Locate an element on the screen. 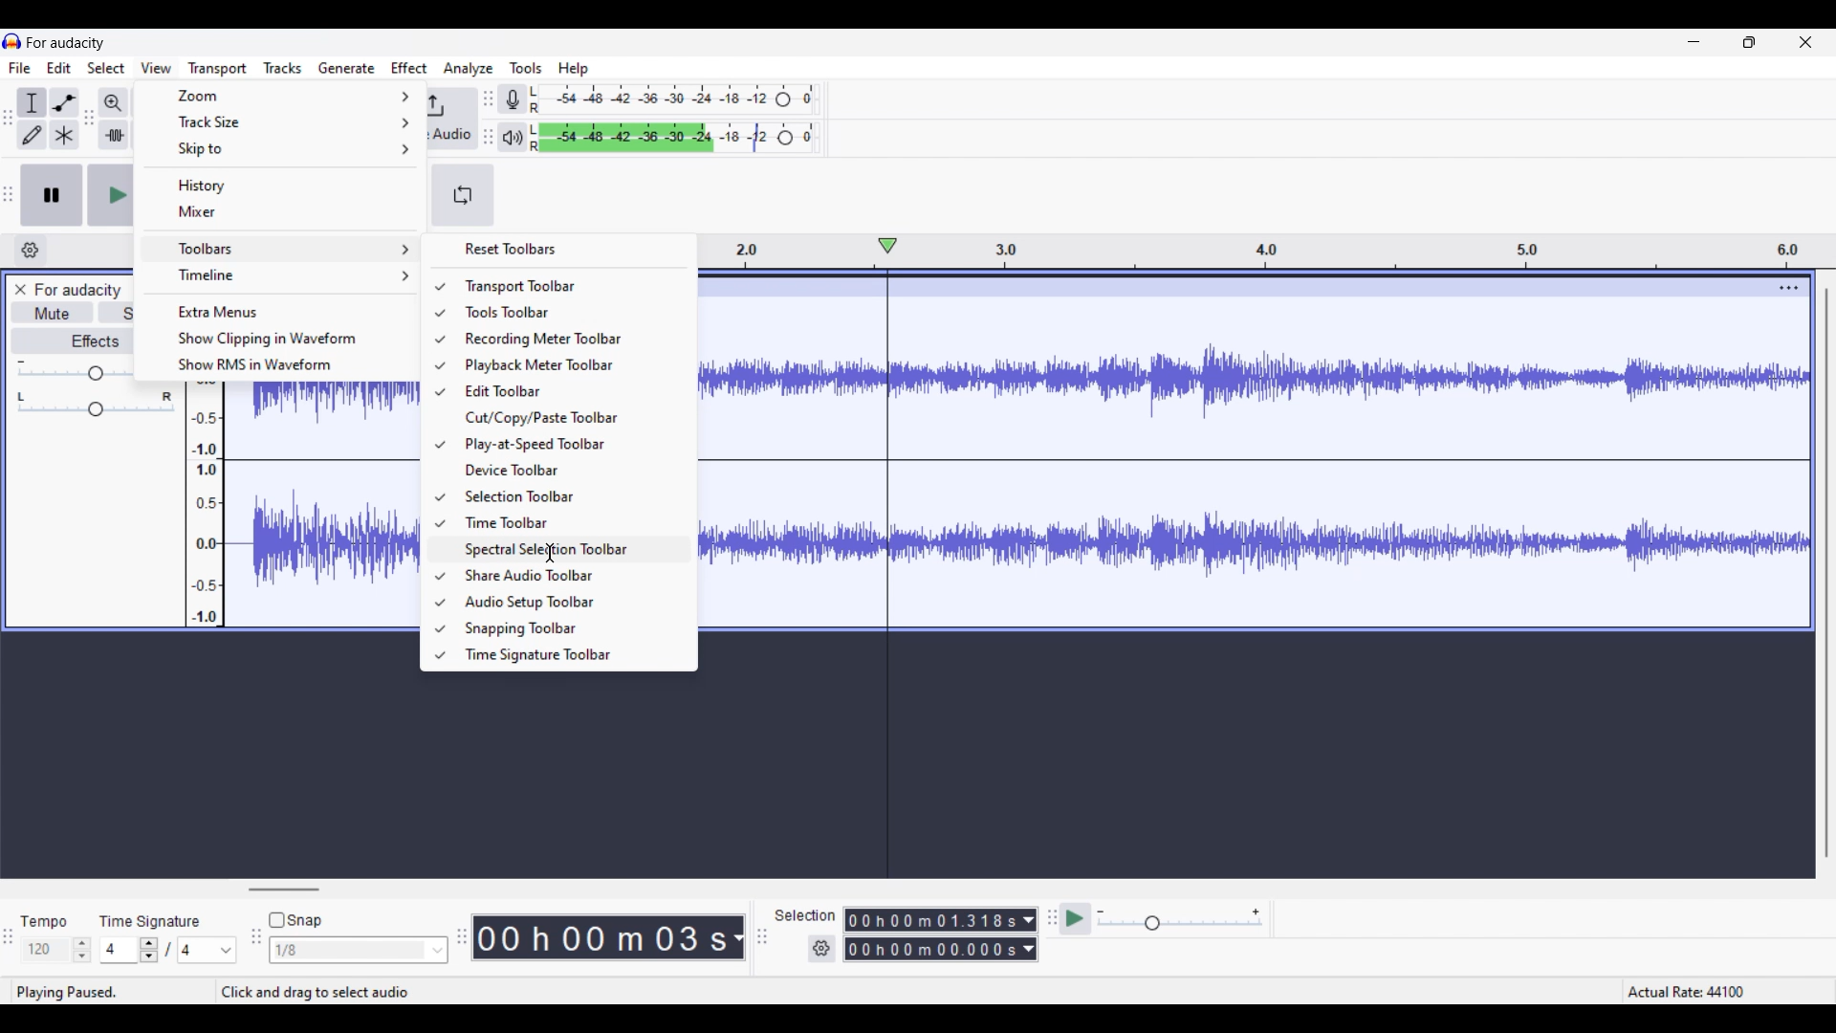 Image resolution: width=1836 pixels, height=1033 pixels. Close interface is located at coordinates (1805, 42).